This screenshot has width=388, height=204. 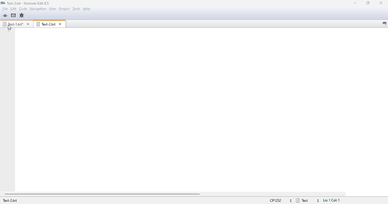 What do you see at coordinates (13, 9) in the screenshot?
I see `edit` at bounding box center [13, 9].